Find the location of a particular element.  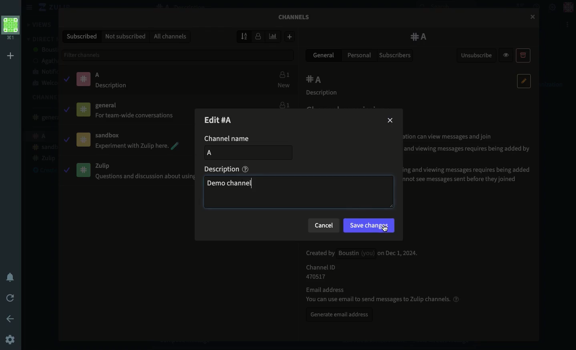

Settings is located at coordinates (10, 340).